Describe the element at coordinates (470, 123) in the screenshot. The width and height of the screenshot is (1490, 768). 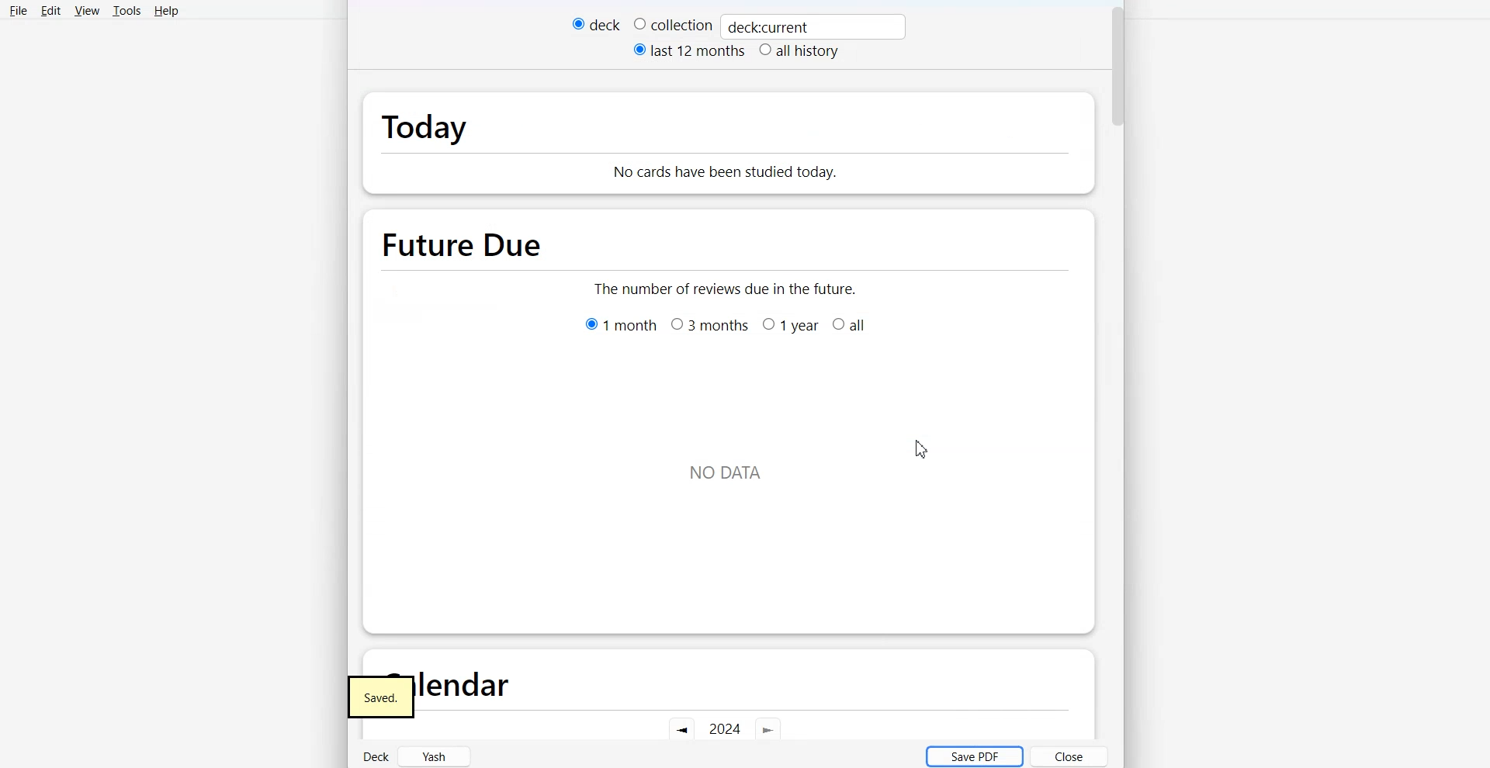
I see `Today` at that location.